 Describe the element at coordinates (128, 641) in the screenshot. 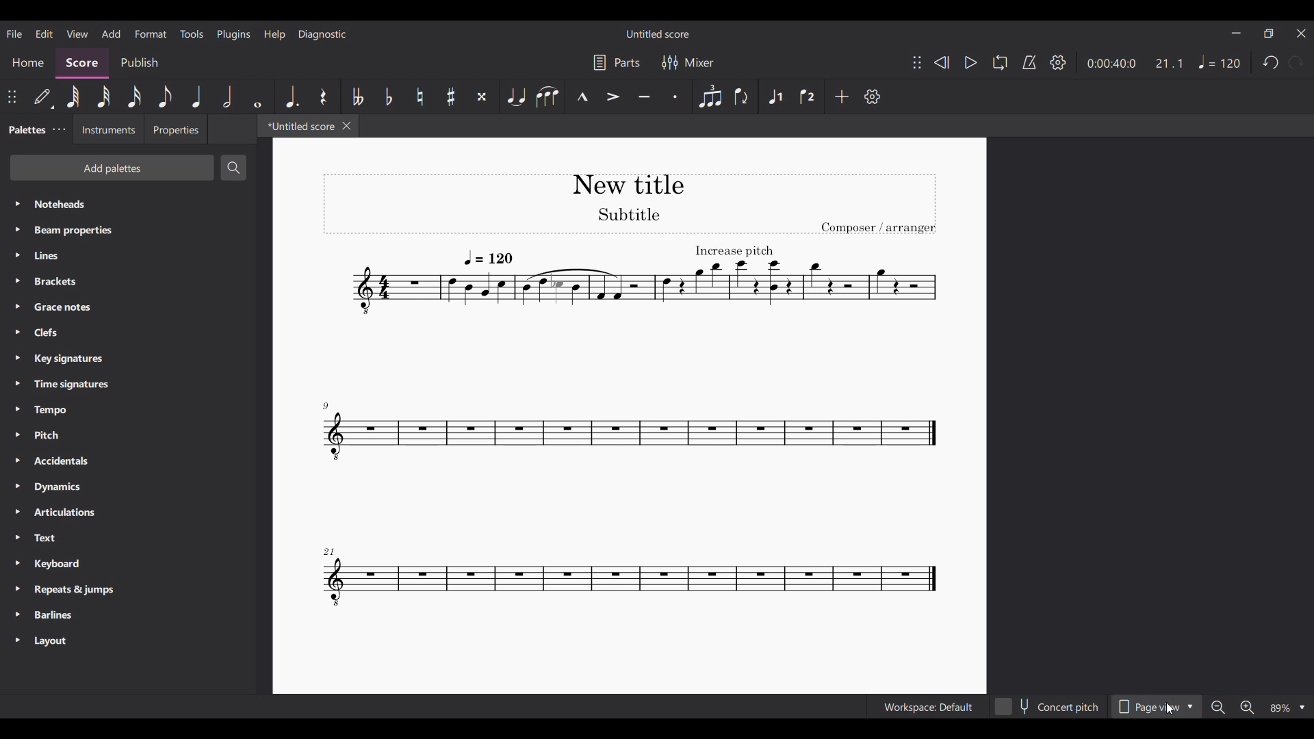

I see `Layout` at that location.